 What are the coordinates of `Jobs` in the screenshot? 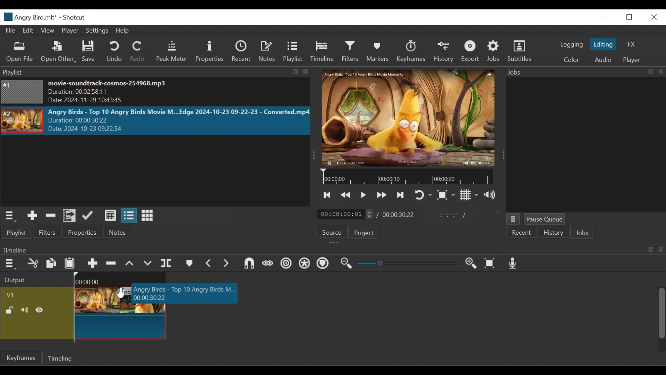 It's located at (583, 233).